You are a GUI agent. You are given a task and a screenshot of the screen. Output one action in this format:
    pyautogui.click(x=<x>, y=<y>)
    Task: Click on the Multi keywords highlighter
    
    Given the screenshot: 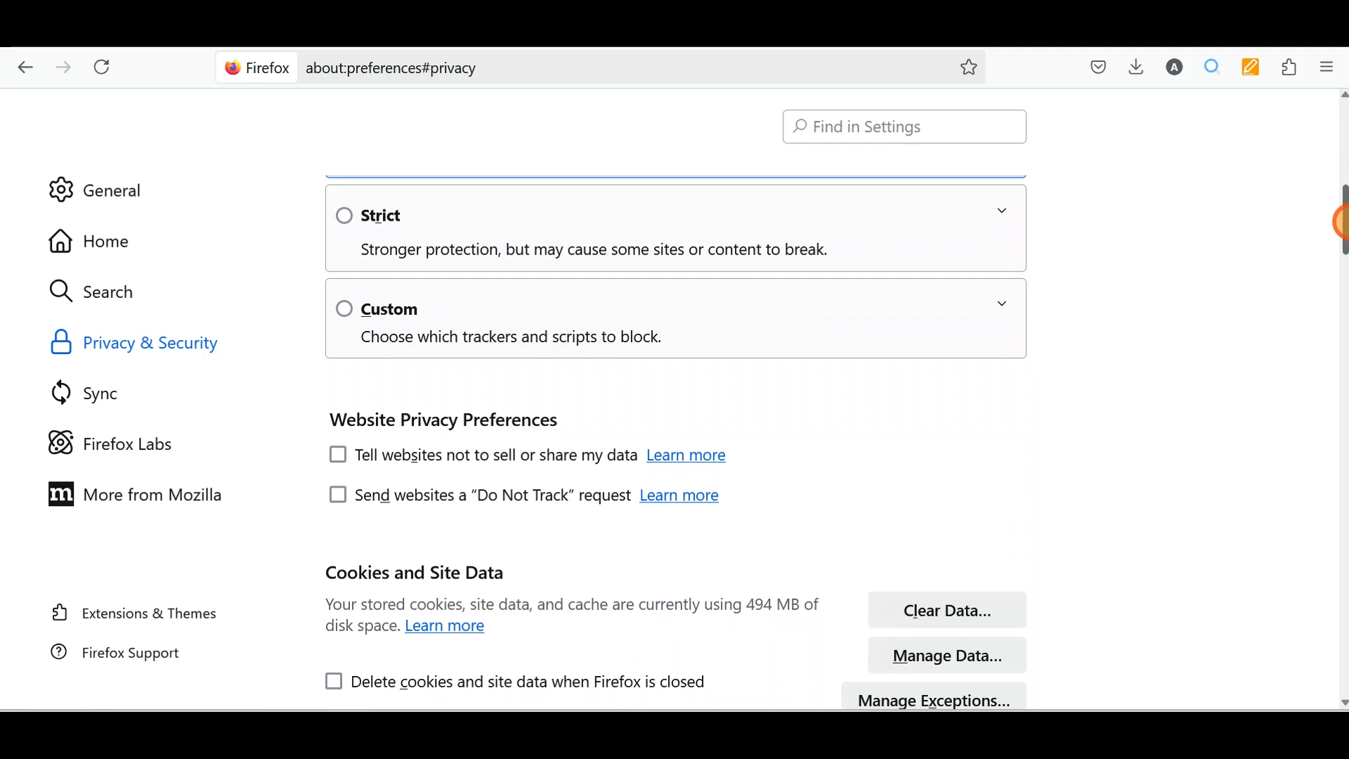 What is the action you would take?
    pyautogui.click(x=1251, y=67)
    